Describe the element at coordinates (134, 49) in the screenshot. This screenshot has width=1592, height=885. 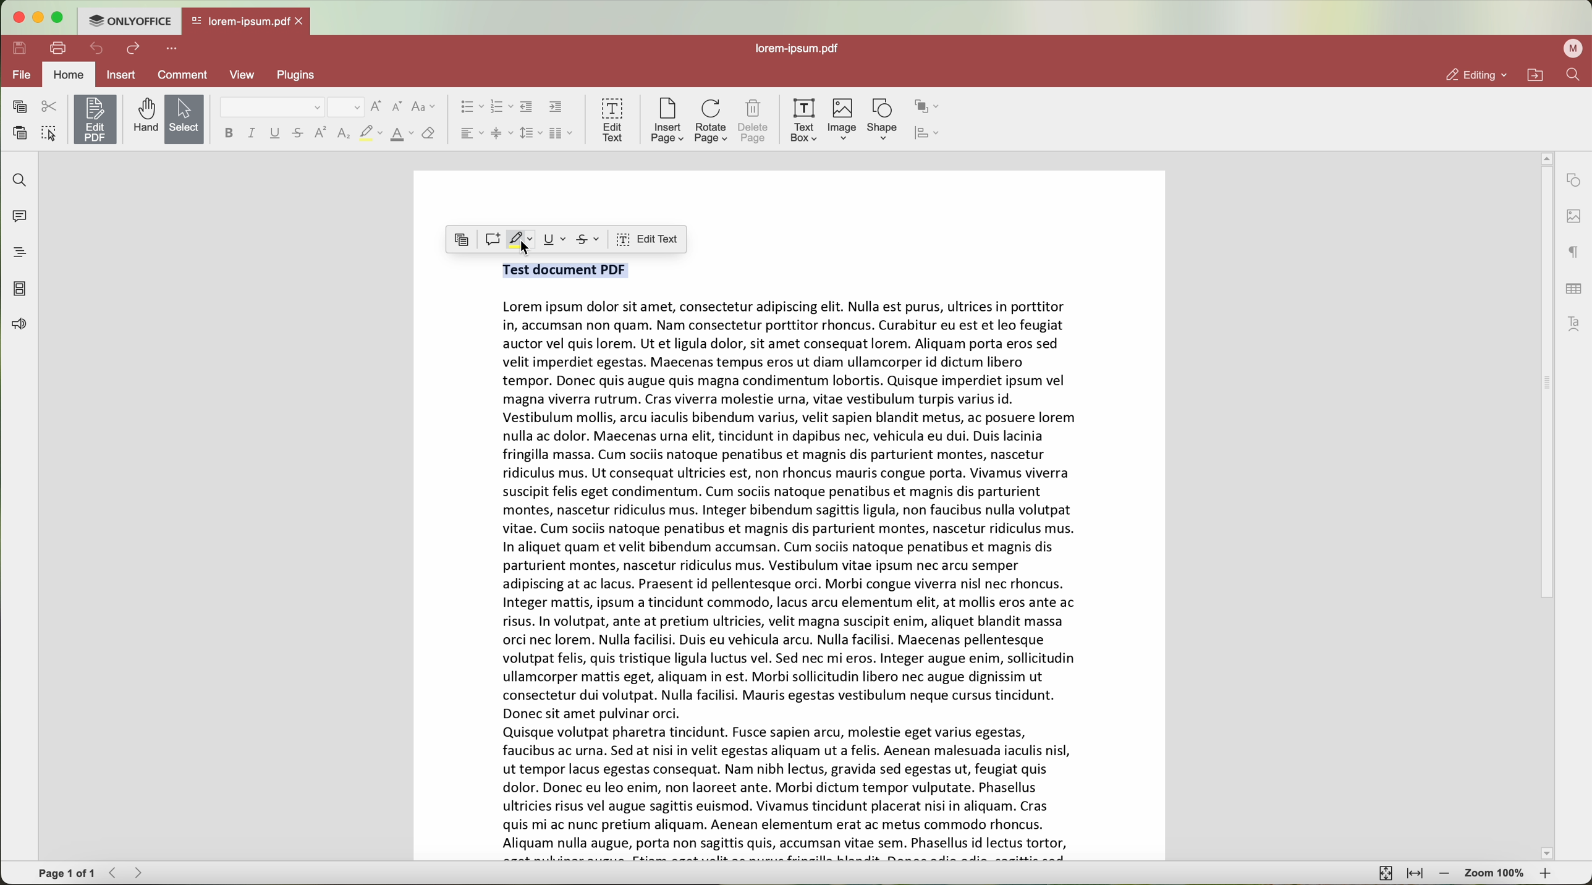
I see `redo` at that location.